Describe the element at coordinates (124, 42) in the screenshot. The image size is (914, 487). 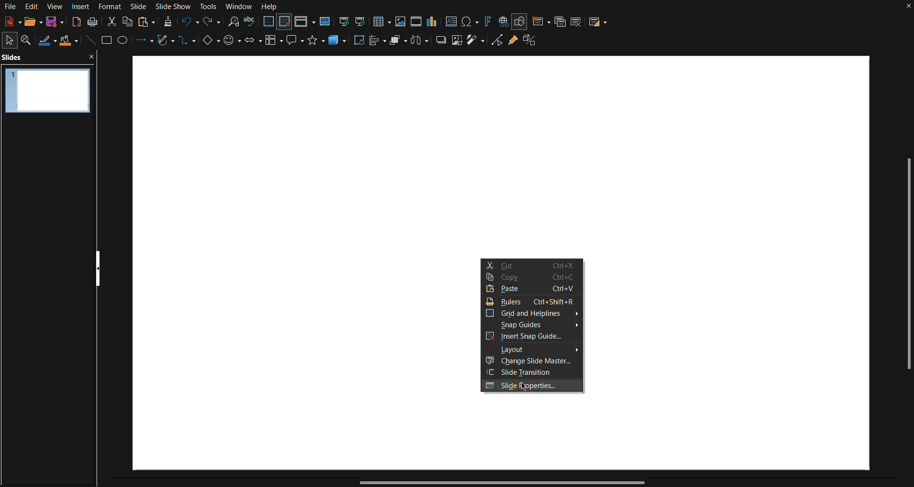
I see `Circle` at that location.